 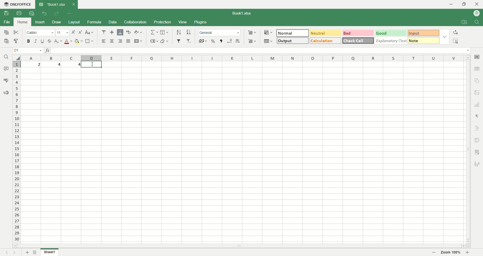 I want to click on cell selected, so click(x=93, y=65).